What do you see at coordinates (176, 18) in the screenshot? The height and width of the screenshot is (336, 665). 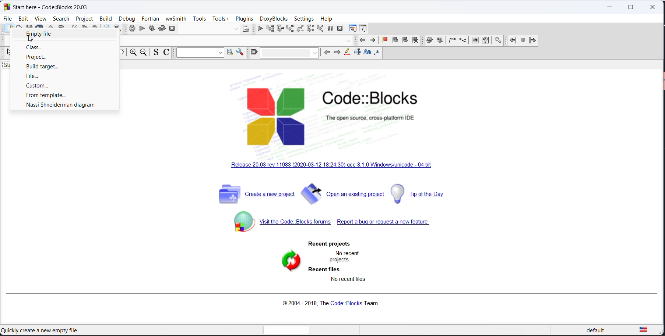 I see `WxSmith` at bounding box center [176, 18].